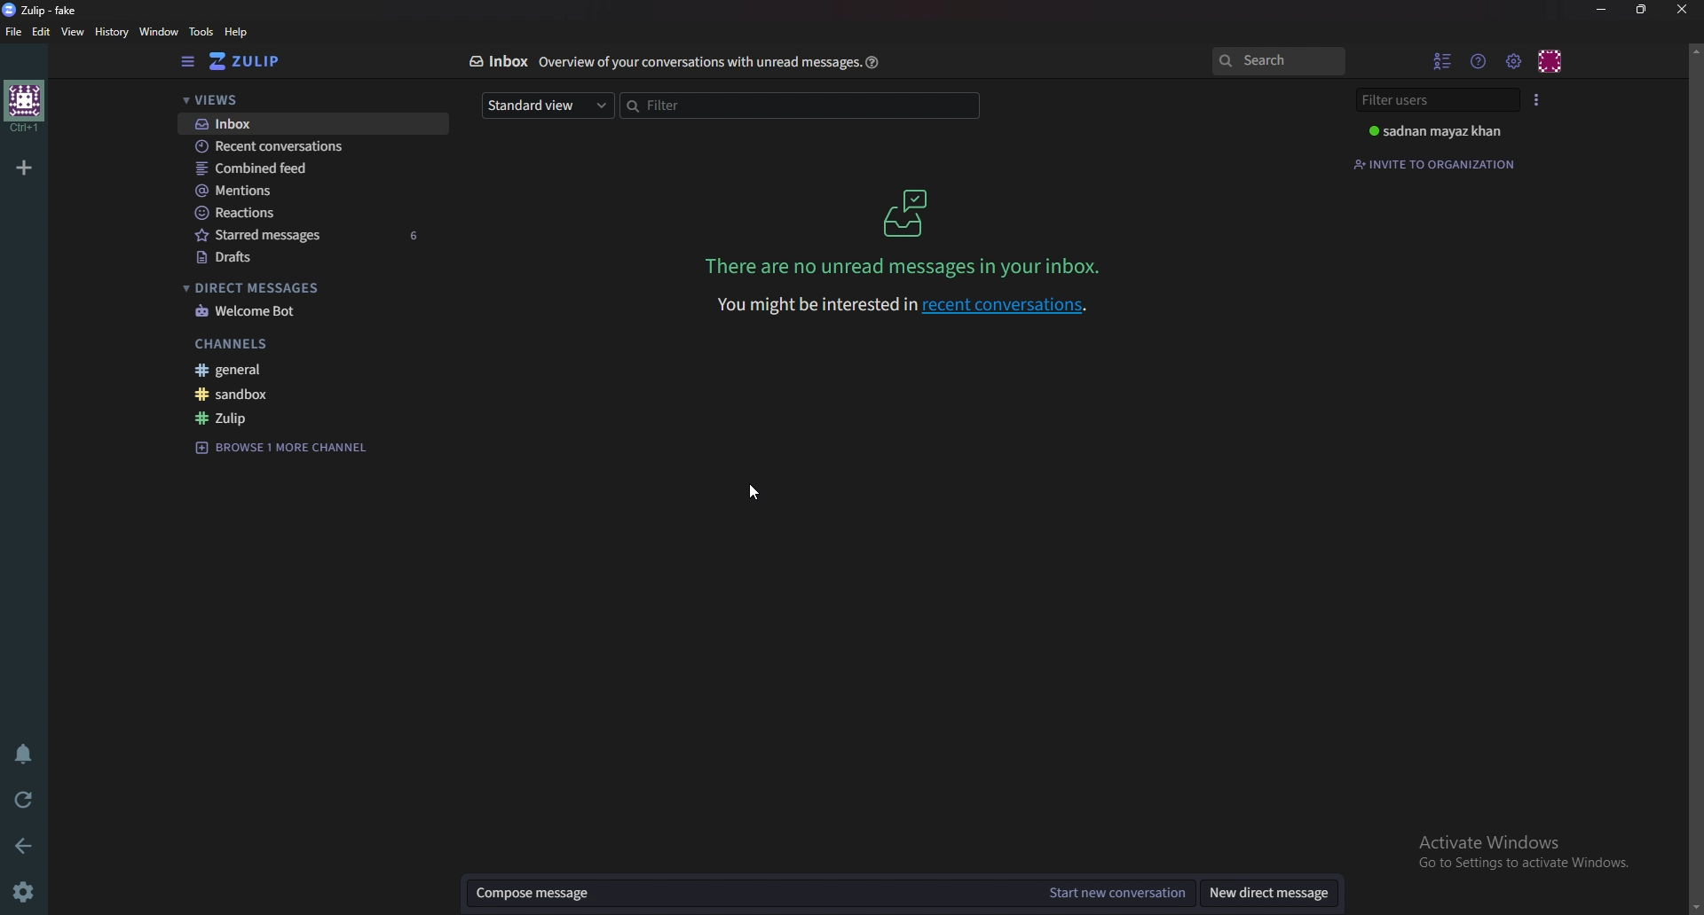  What do you see at coordinates (312, 190) in the screenshot?
I see `Mentions` at bounding box center [312, 190].